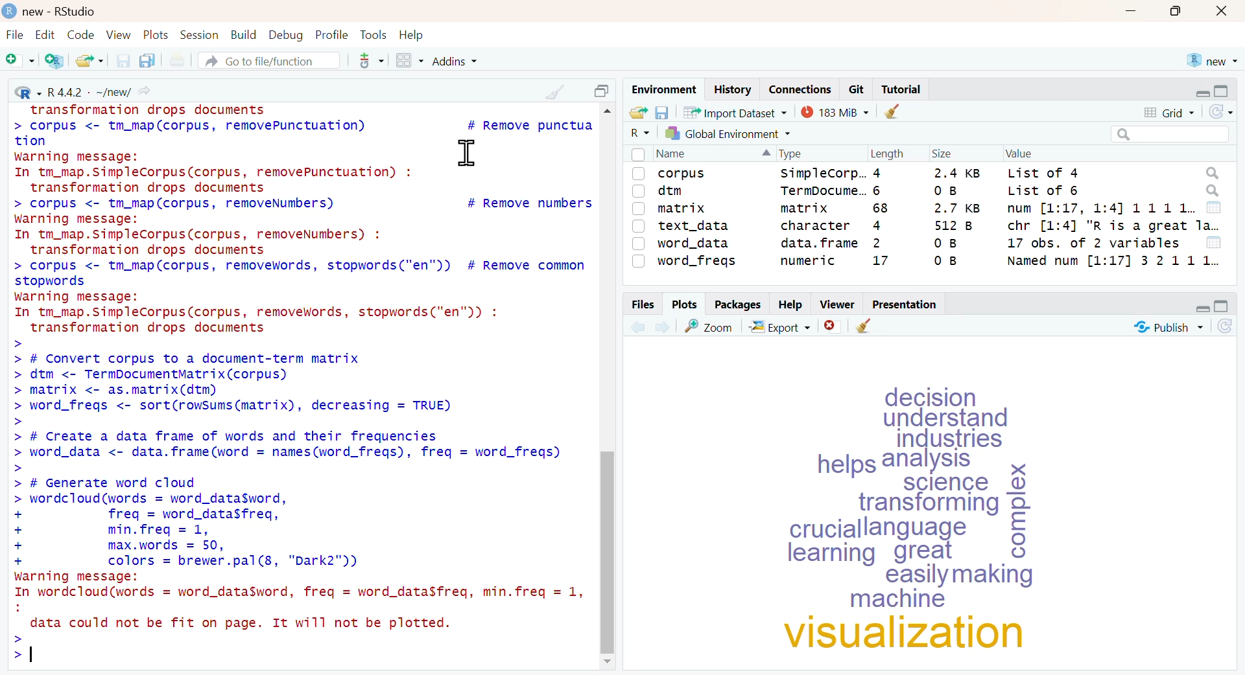 This screenshot has height=675, width=1245. What do you see at coordinates (833, 326) in the screenshot?
I see `Delete file` at bounding box center [833, 326].